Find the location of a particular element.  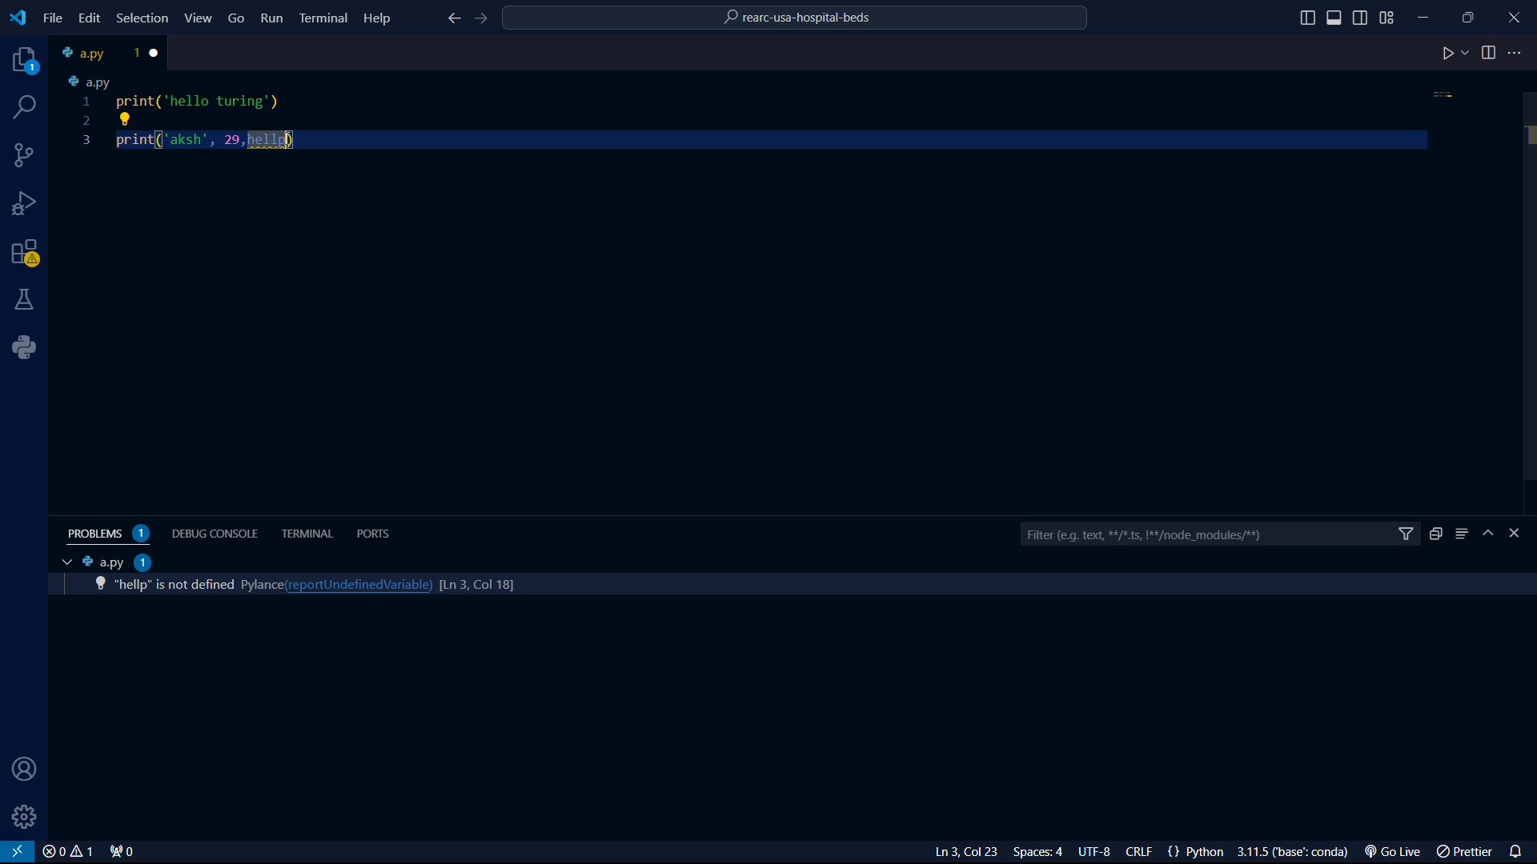

play is located at coordinates (1455, 54).